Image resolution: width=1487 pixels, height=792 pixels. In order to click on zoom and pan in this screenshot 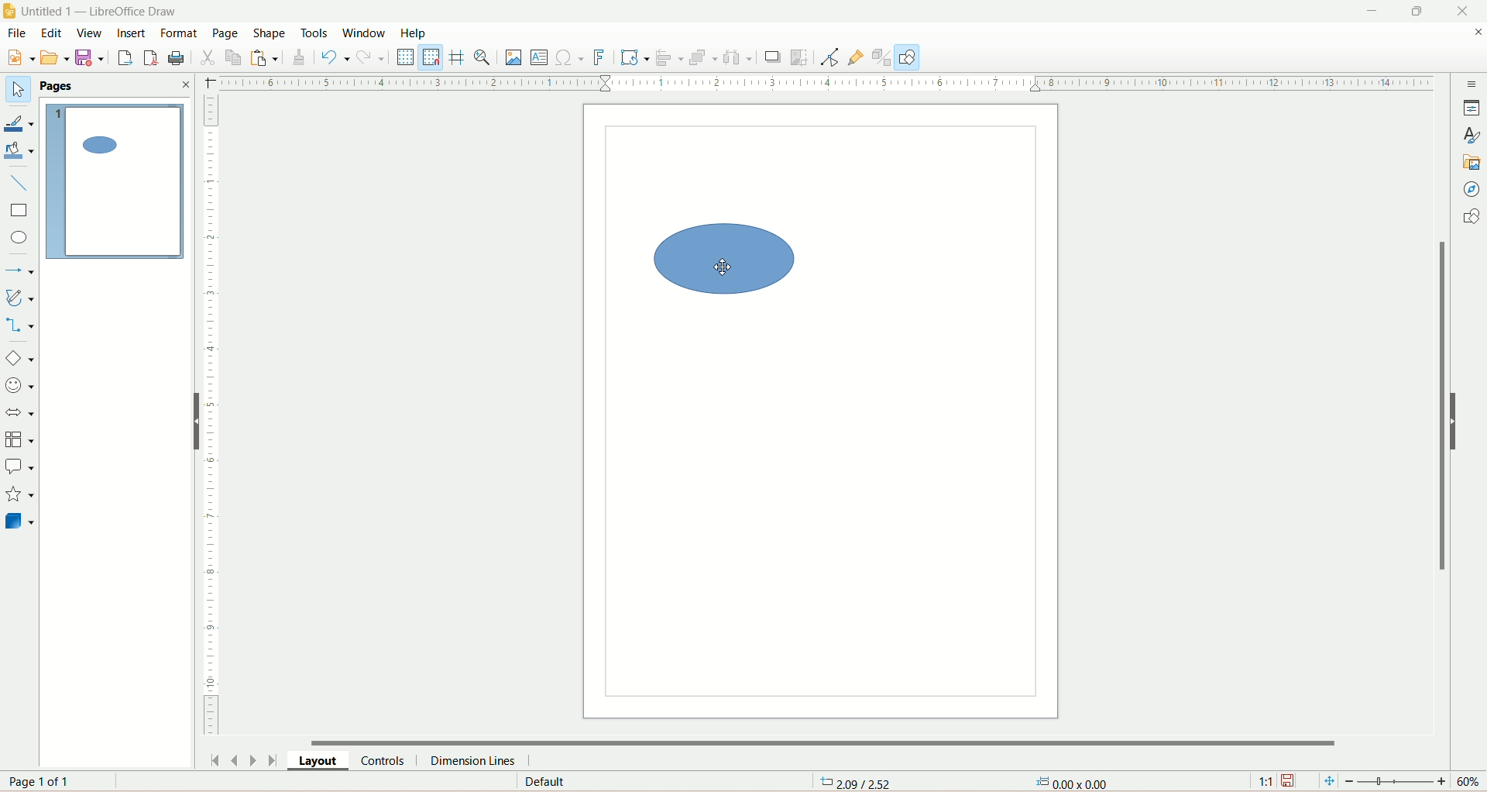, I will do `click(486, 60)`.